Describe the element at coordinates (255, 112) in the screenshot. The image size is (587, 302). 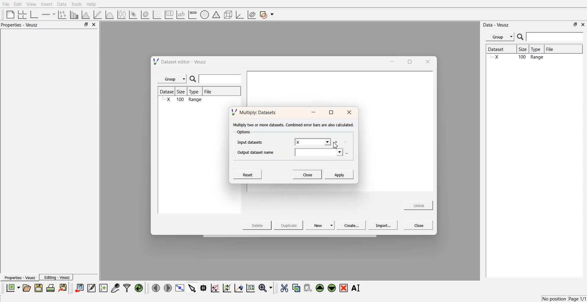
I see `Multiply: Datasets` at that location.